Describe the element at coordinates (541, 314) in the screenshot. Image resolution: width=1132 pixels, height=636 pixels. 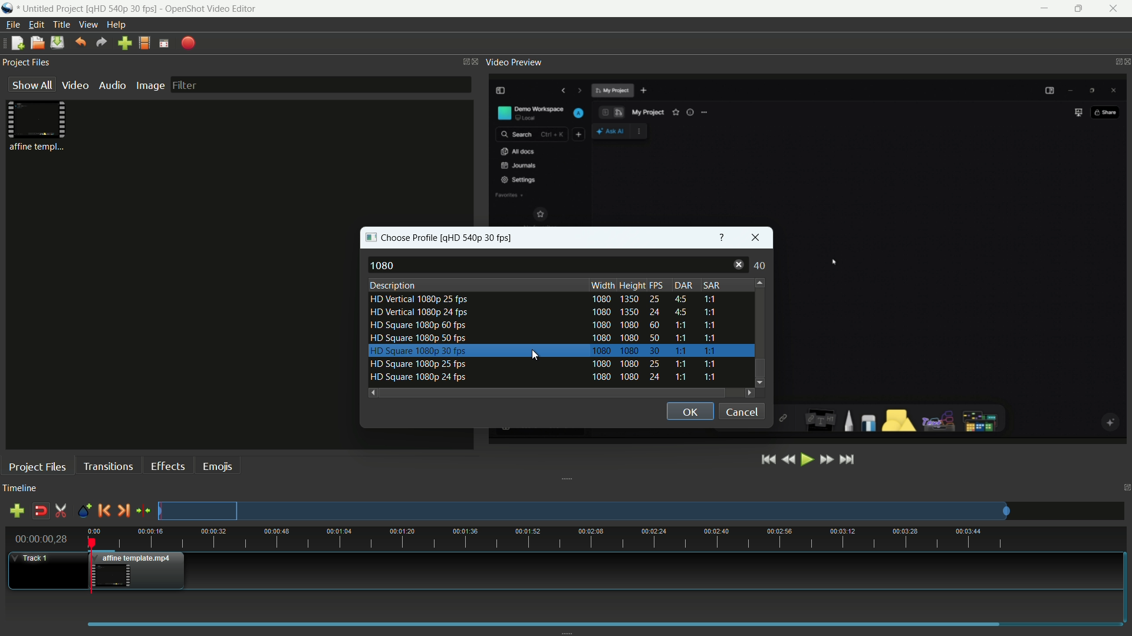
I see `profile-2` at that location.